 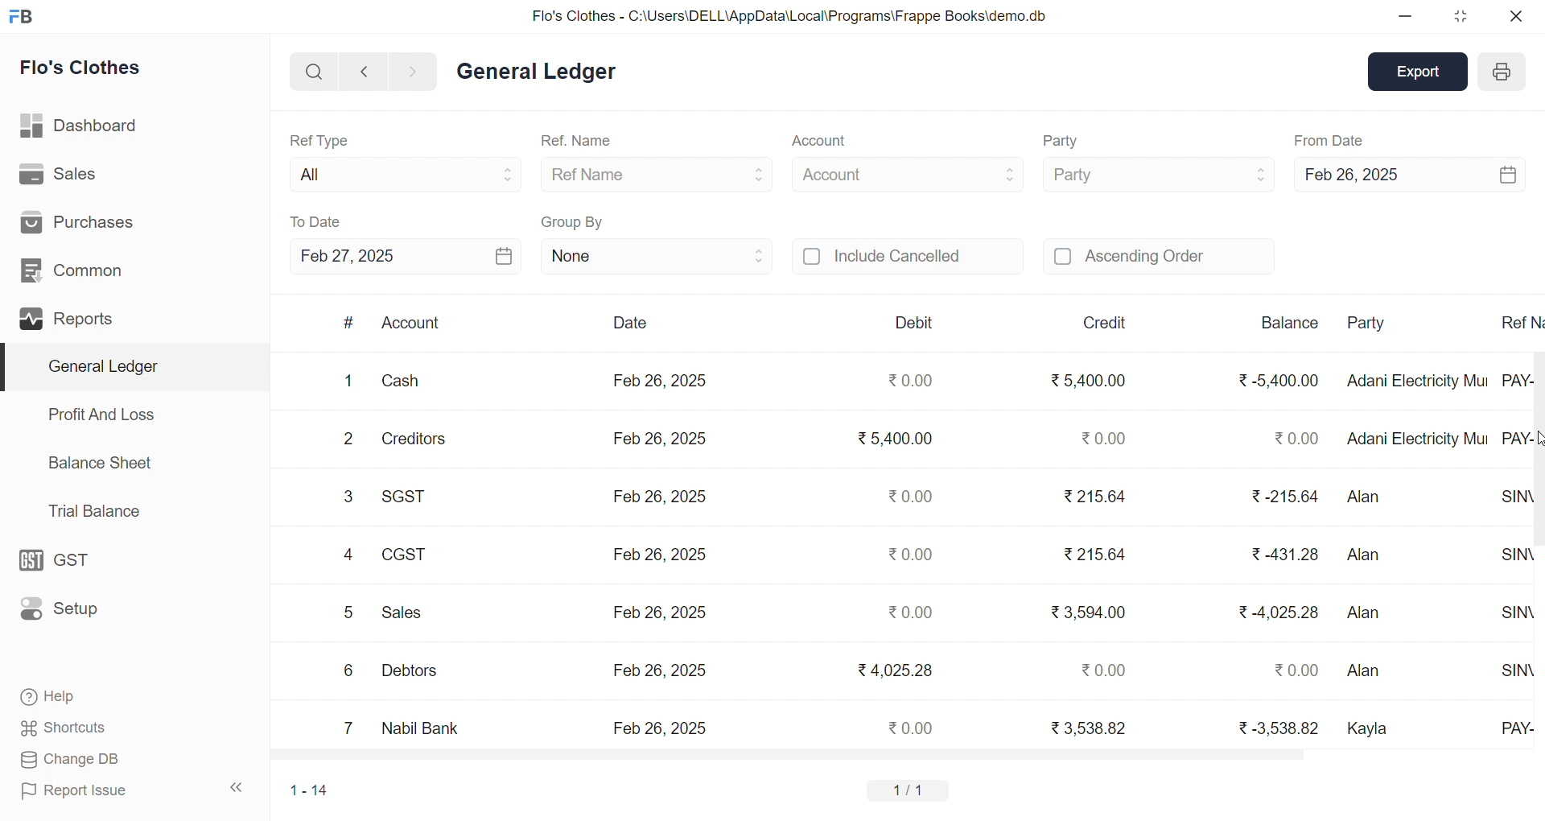 I want to click on SINV-, so click(x=1508, y=554).